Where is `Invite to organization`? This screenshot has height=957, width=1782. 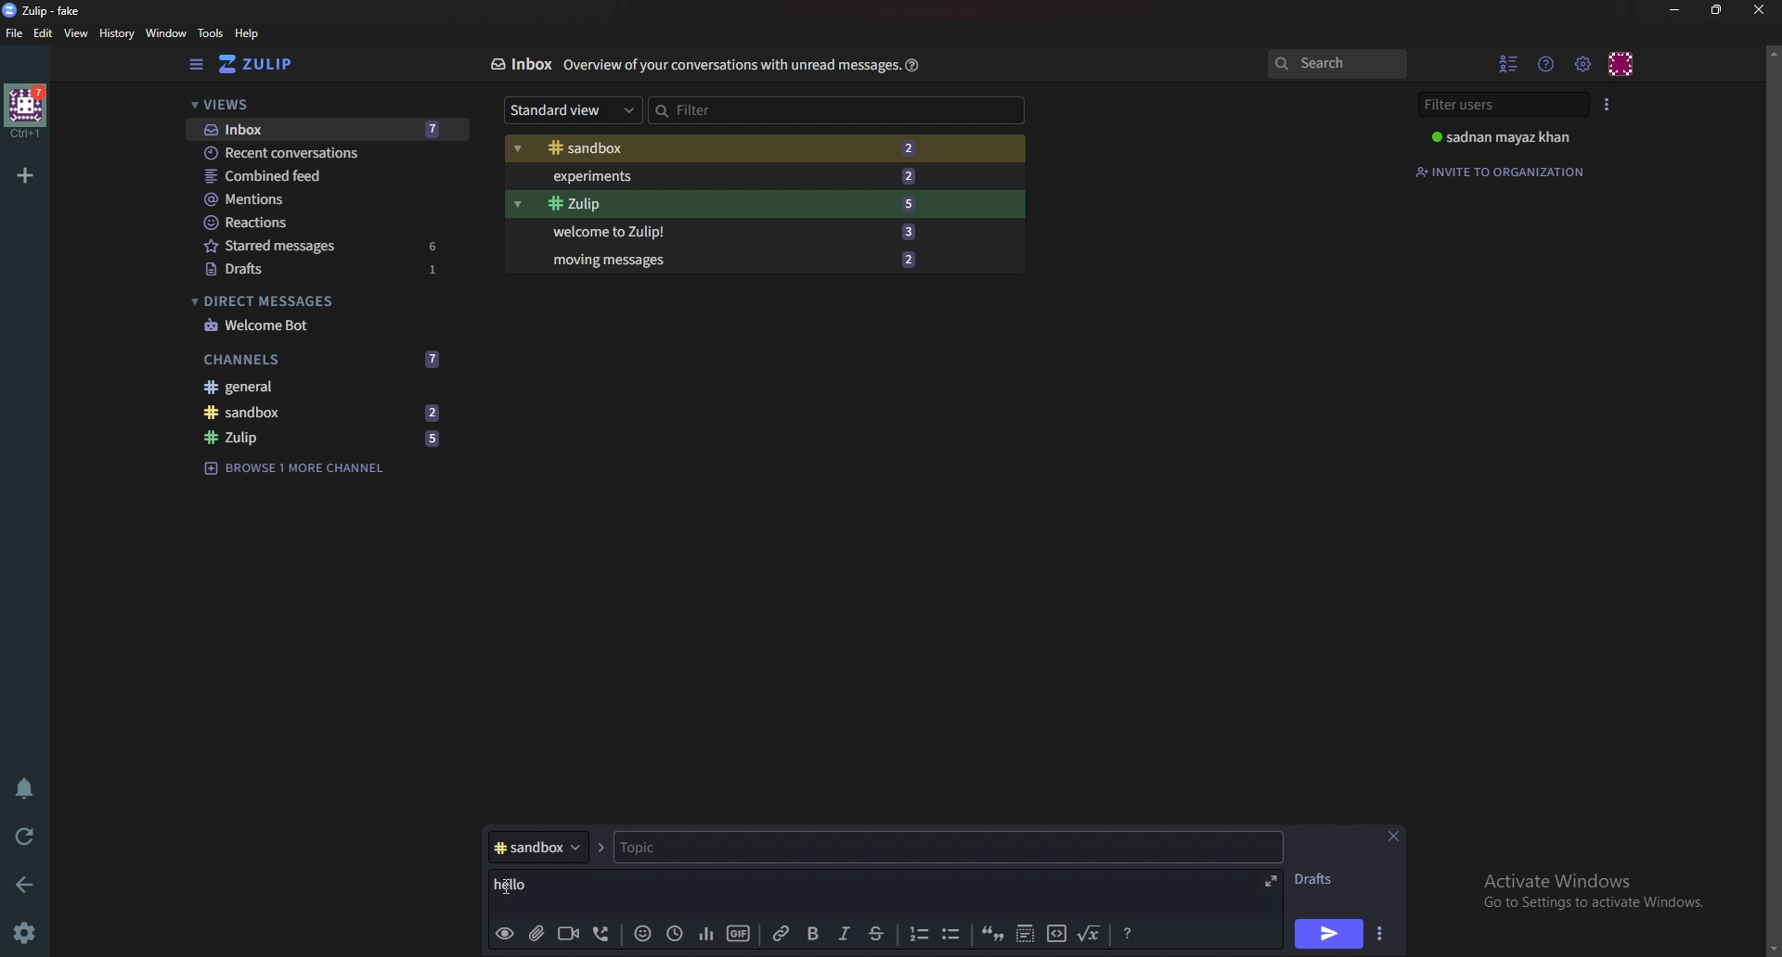
Invite to organization is located at coordinates (1506, 171).